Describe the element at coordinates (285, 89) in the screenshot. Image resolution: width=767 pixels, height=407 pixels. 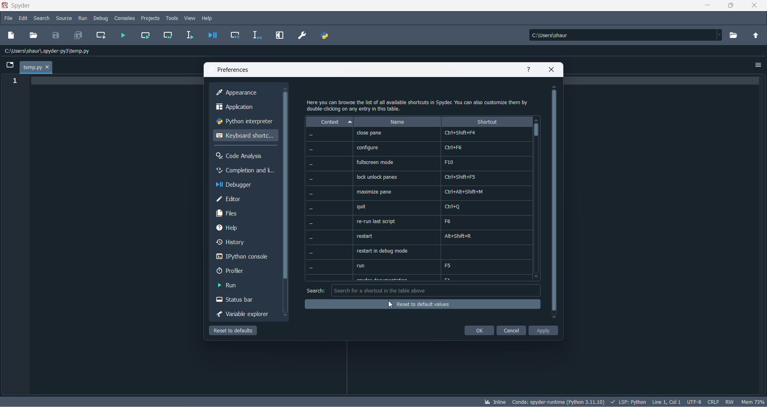
I see `move up` at that location.